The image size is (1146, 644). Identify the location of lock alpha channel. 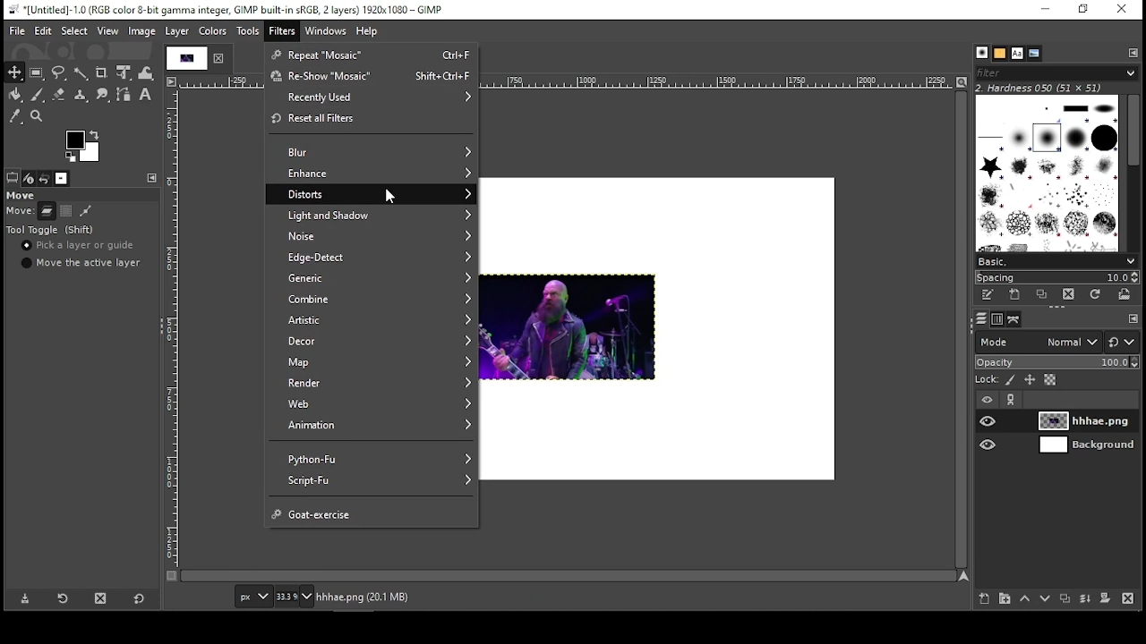
(1051, 380).